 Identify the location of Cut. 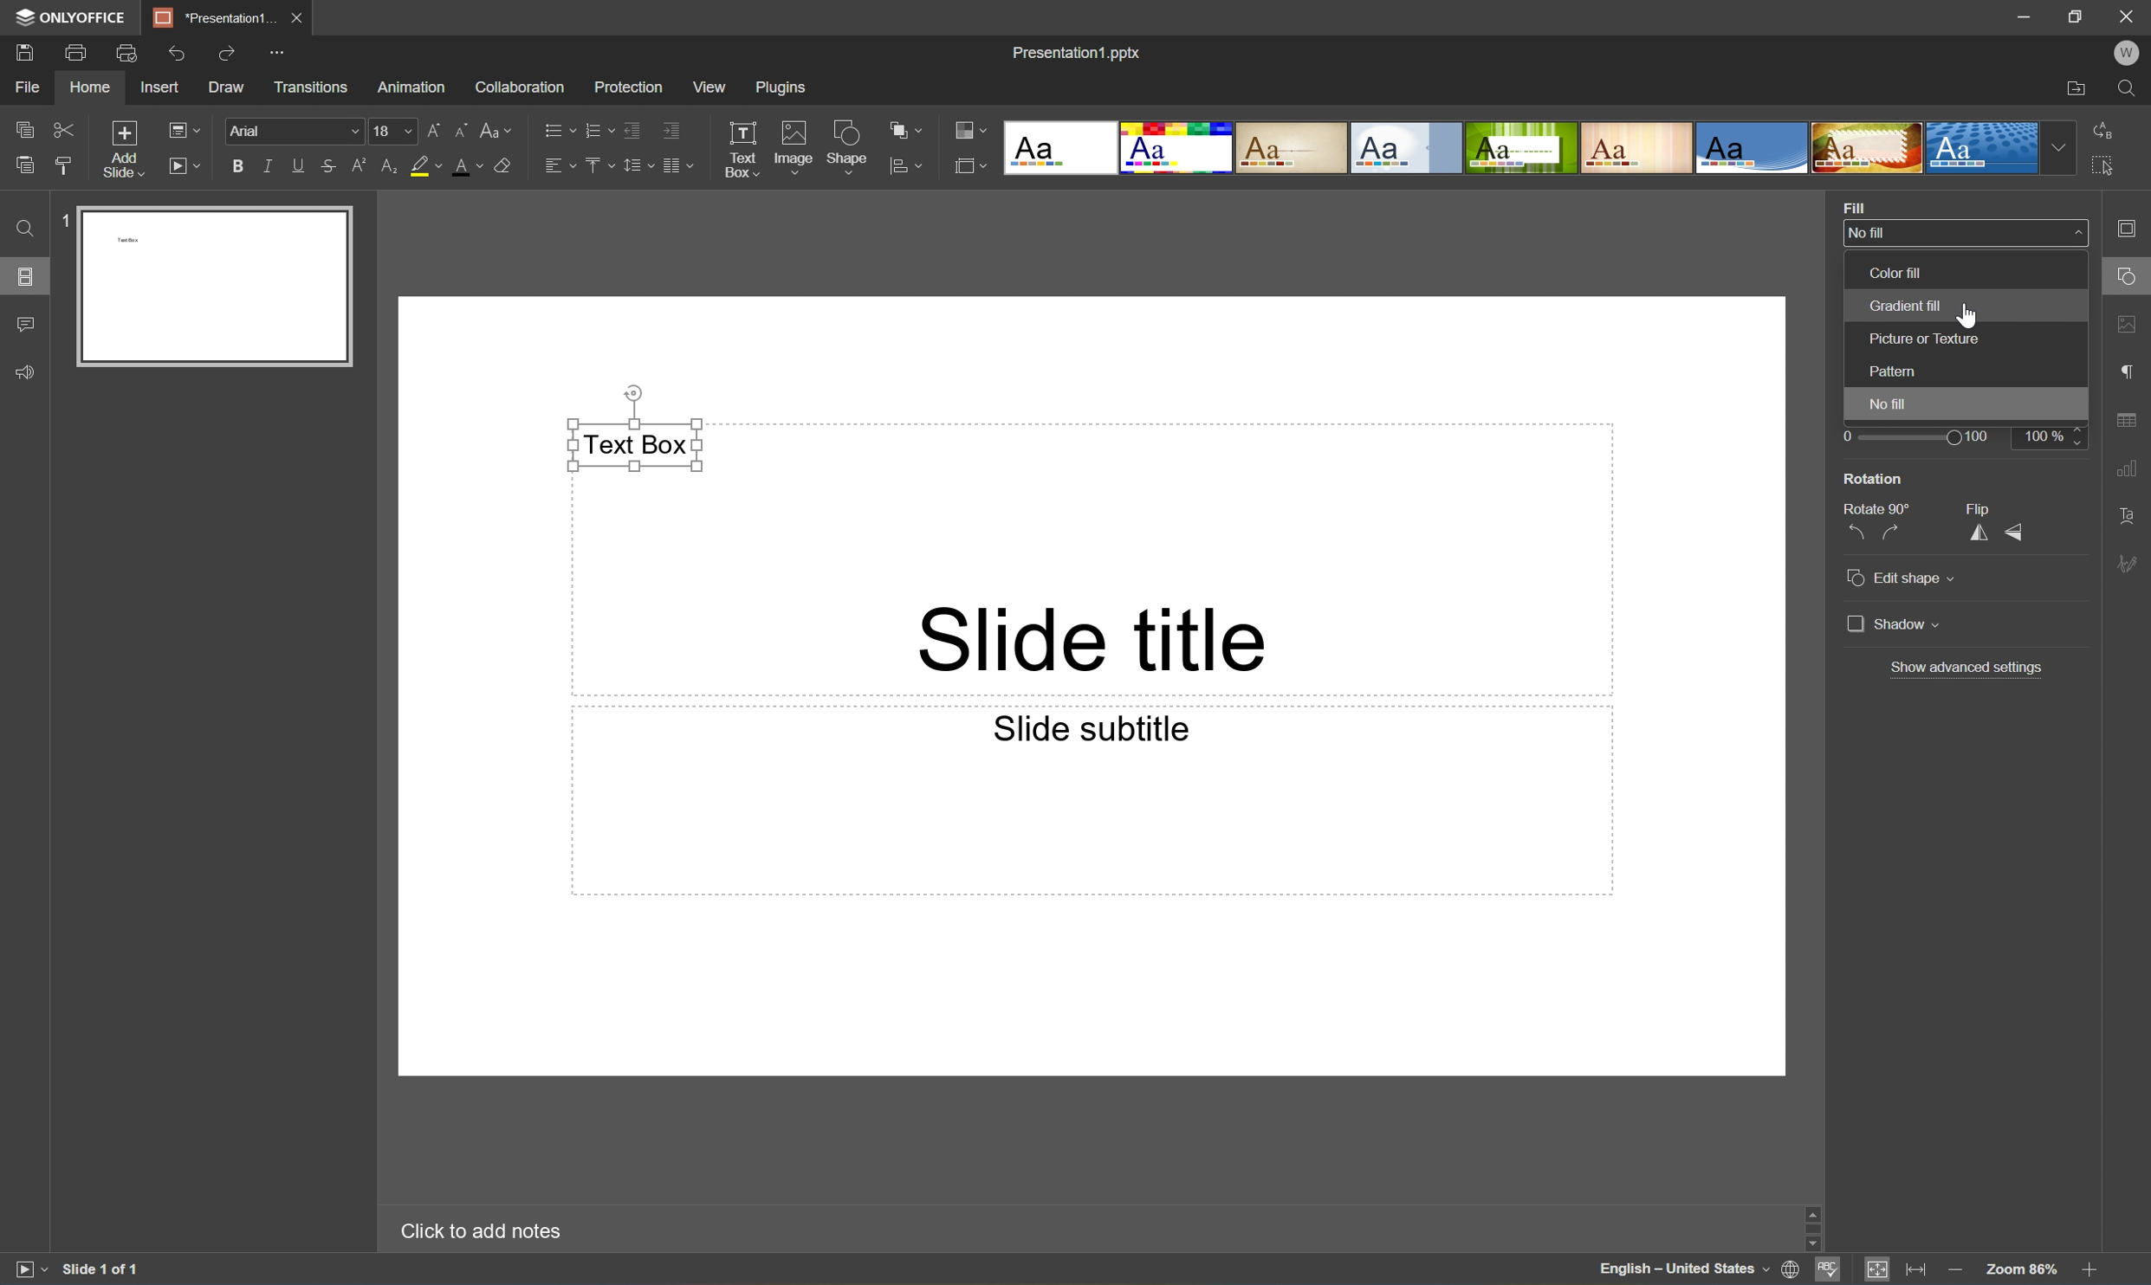
(66, 129).